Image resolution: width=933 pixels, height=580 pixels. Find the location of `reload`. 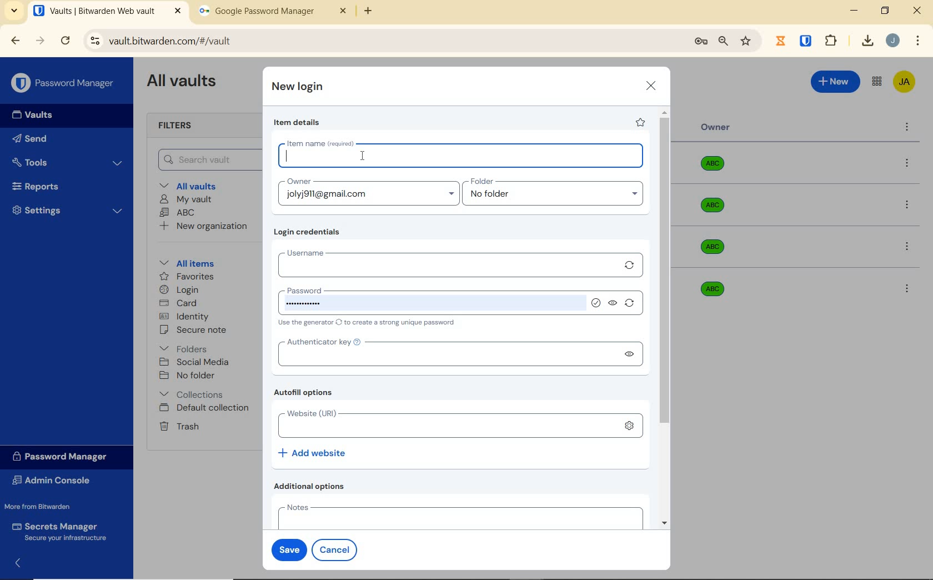

reload is located at coordinates (65, 42).